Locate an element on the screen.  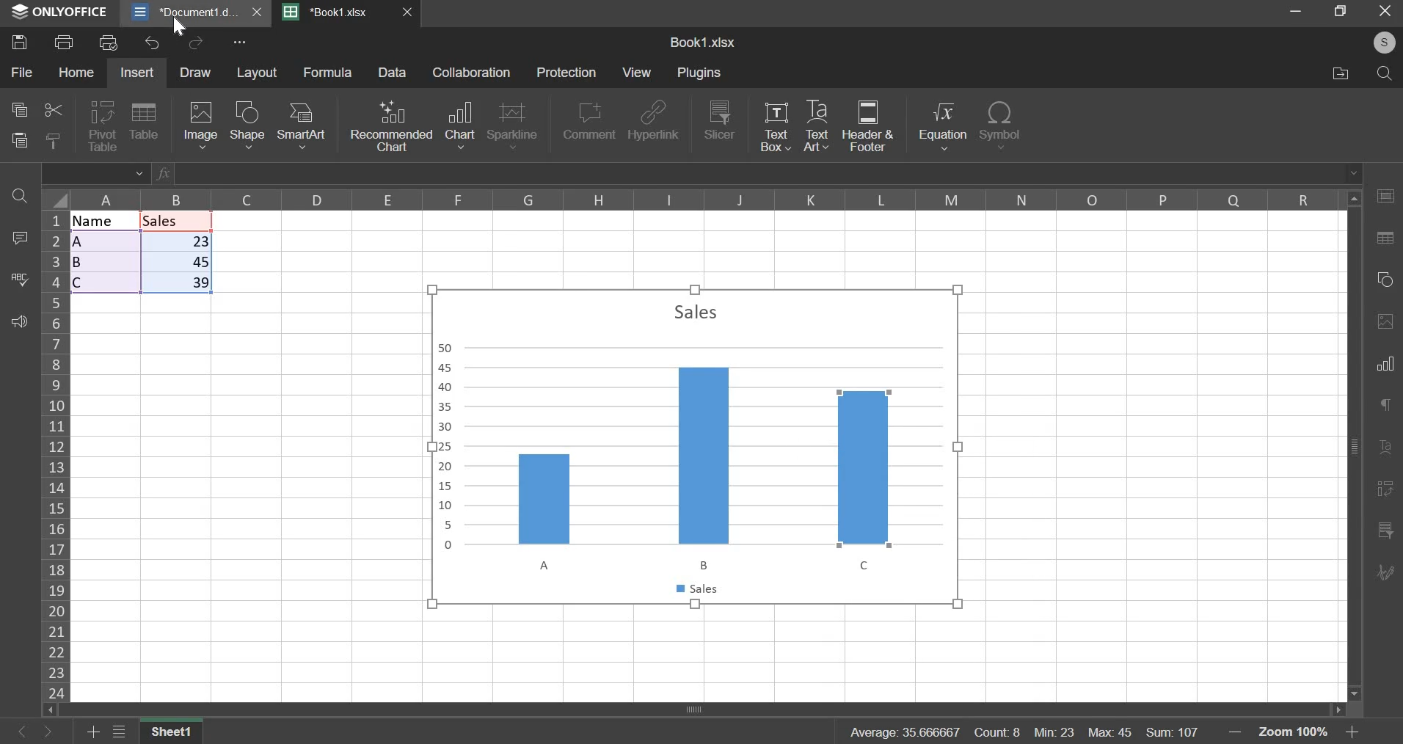
References/Bookmarks Tool is located at coordinates (1382, 490).